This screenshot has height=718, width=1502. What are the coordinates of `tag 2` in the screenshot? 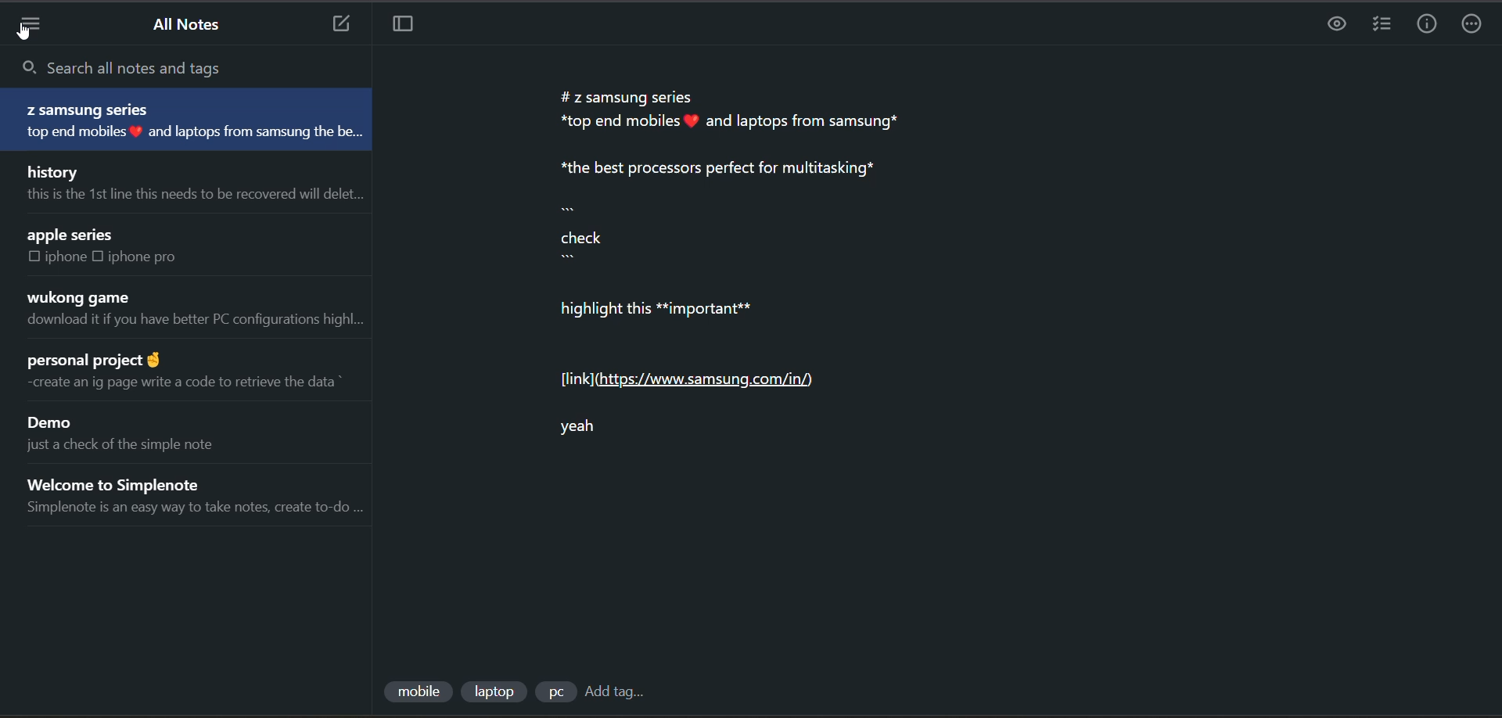 It's located at (495, 692).